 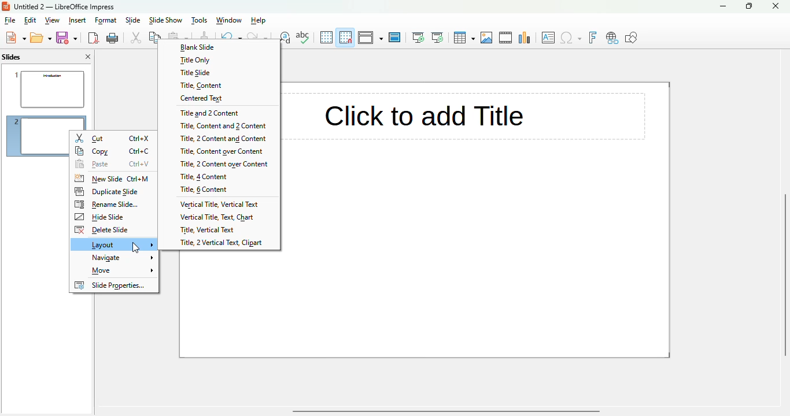 I want to click on edit, so click(x=30, y=20).